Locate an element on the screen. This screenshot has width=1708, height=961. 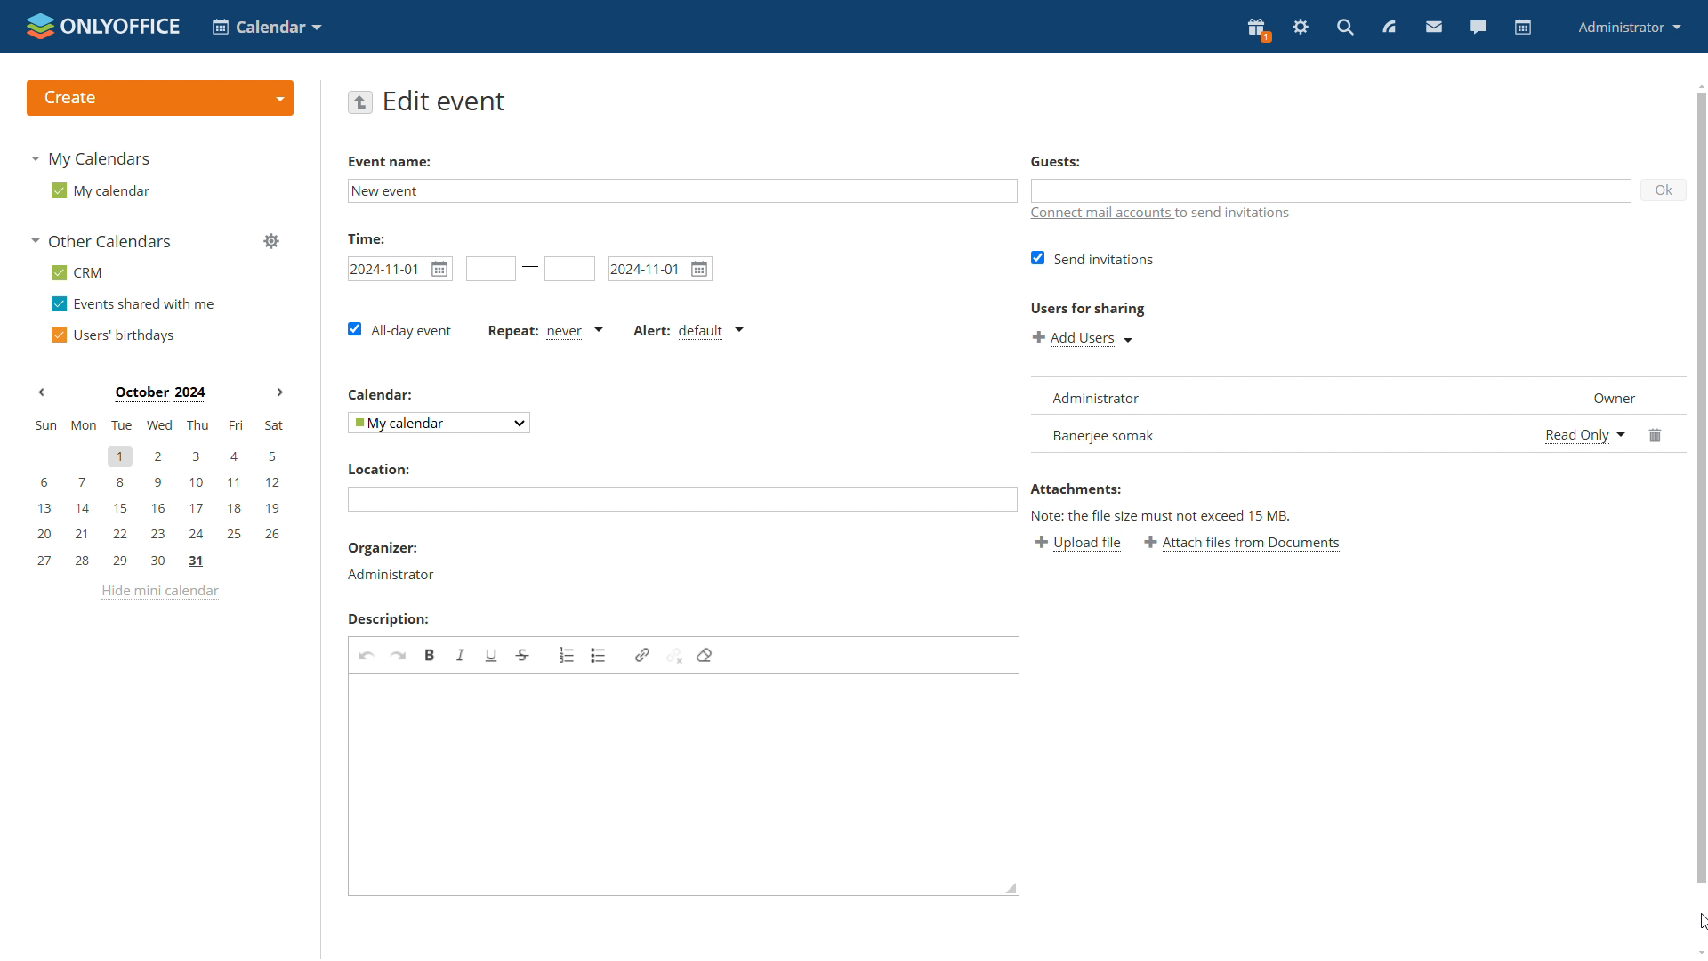
users' birthdays is located at coordinates (117, 335).